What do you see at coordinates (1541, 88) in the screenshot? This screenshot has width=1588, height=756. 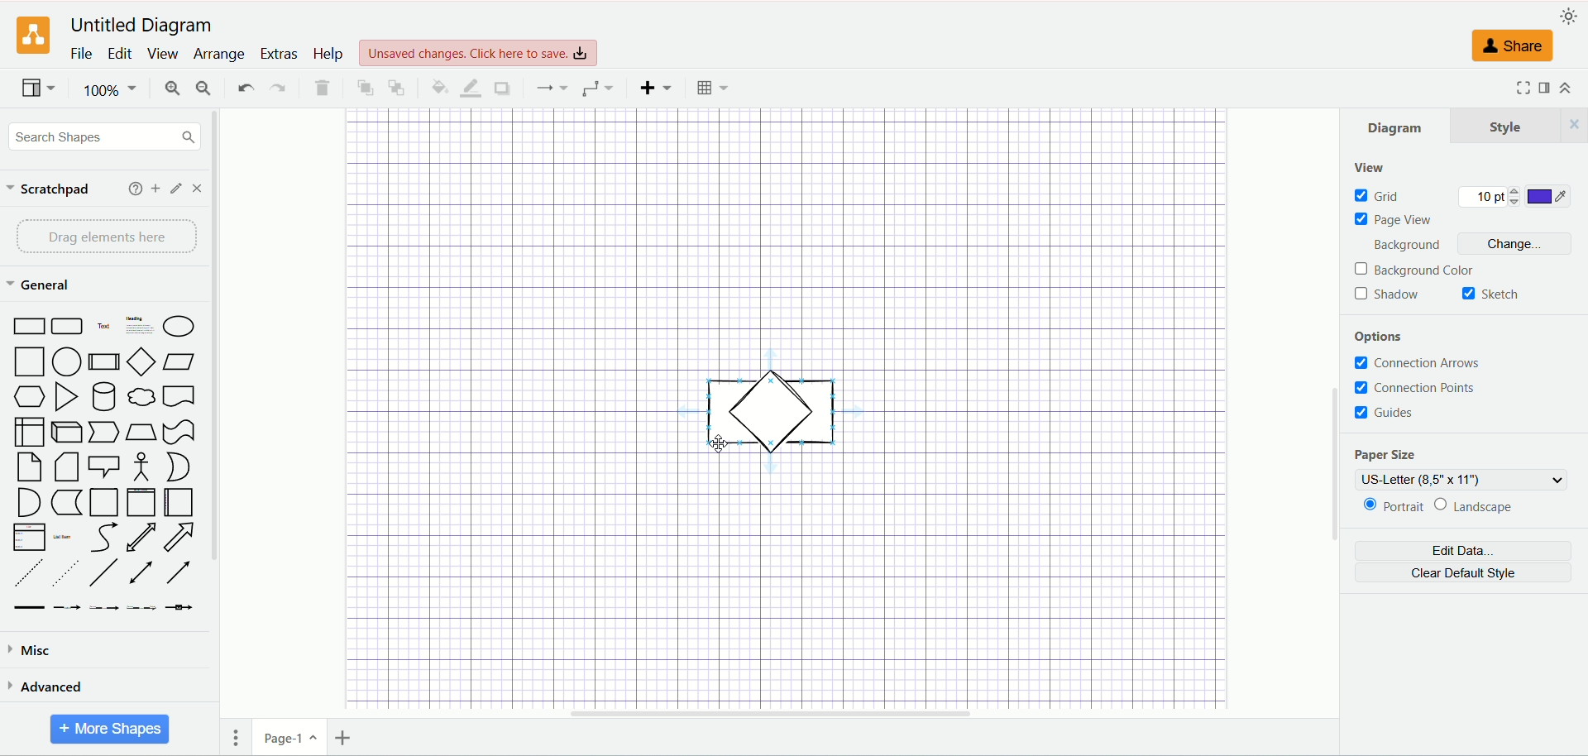 I see `format` at bounding box center [1541, 88].